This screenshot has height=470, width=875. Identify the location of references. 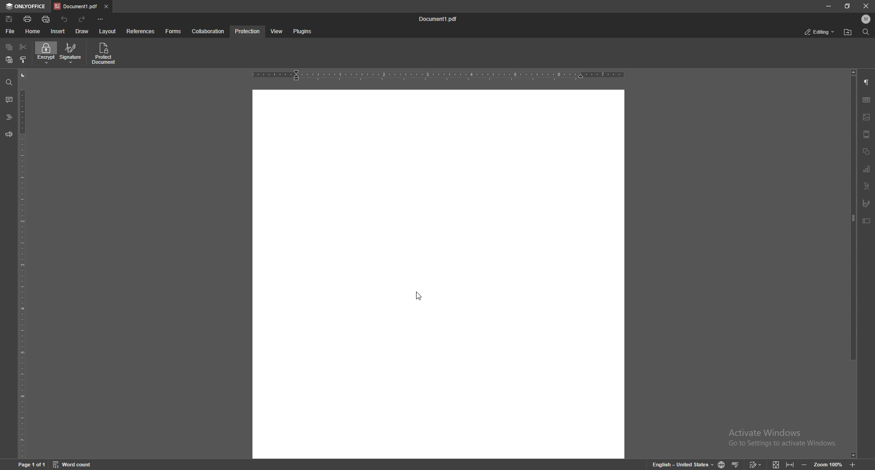
(140, 32).